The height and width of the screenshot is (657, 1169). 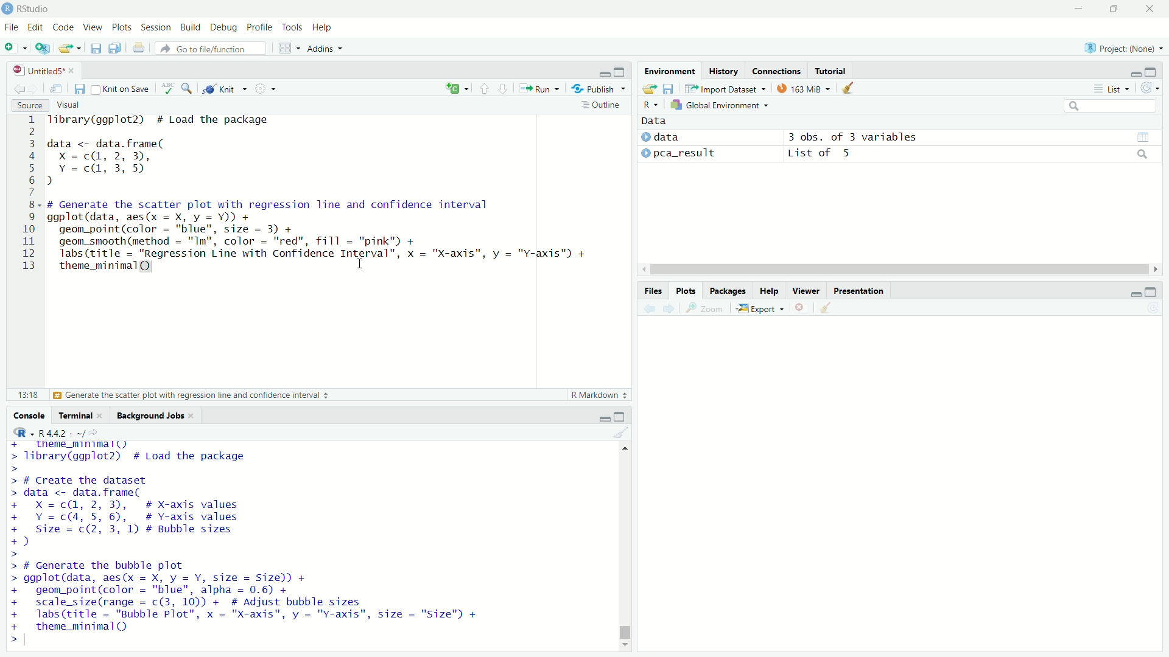 I want to click on expand, so click(x=1151, y=71).